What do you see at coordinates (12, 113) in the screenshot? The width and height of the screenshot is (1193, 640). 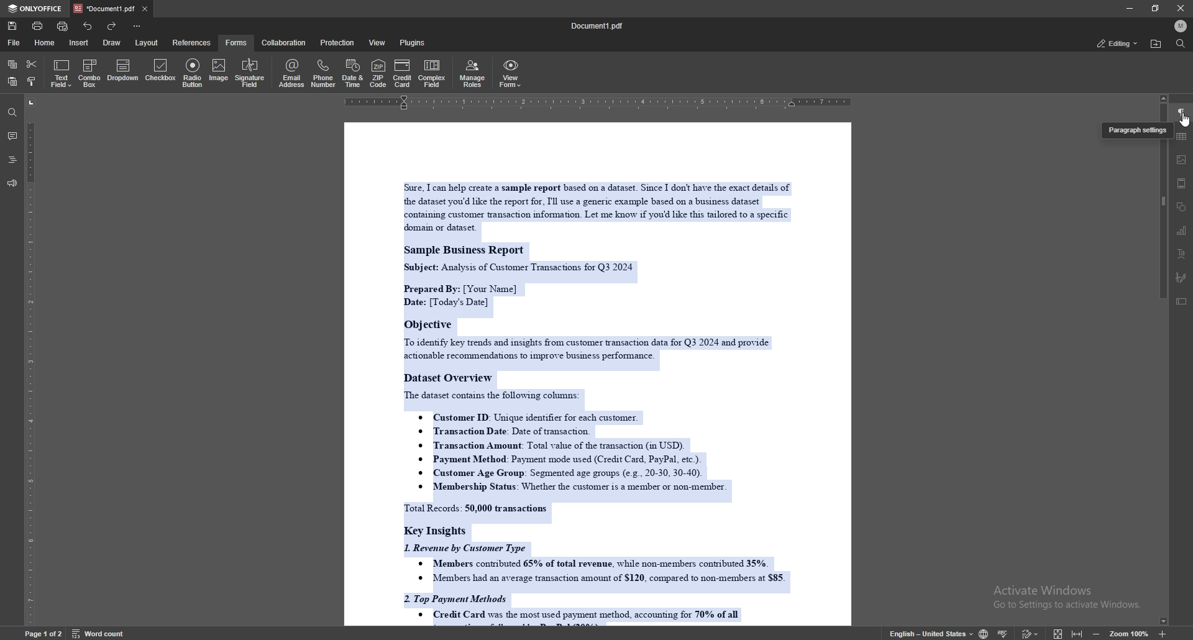 I see `find` at bounding box center [12, 113].